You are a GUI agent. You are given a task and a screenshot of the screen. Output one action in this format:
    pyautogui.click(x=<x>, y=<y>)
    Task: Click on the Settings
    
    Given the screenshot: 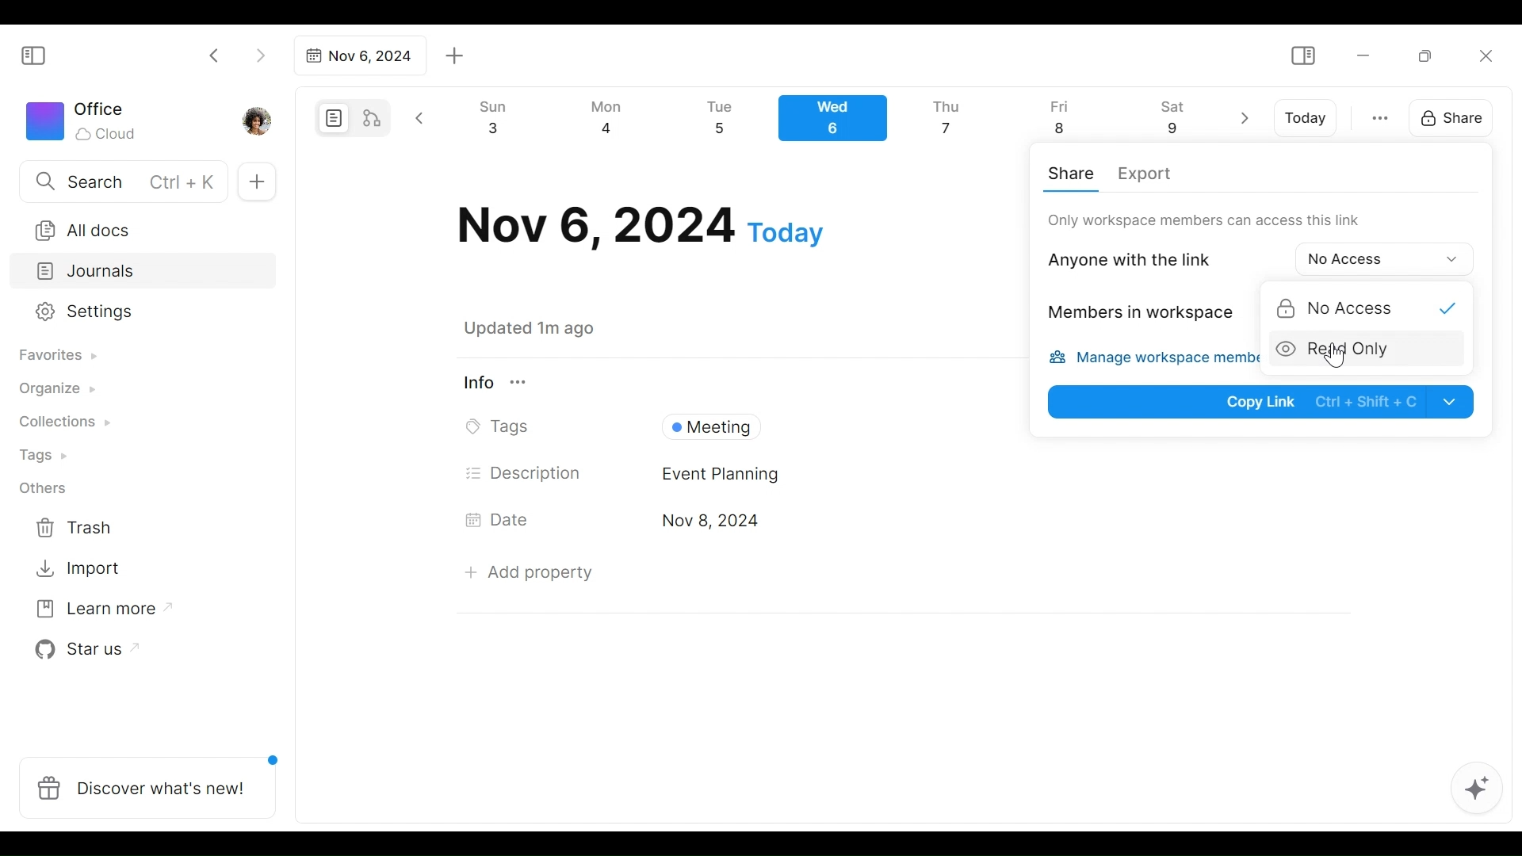 What is the action you would take?
    pyautogui.click(x=131, y=312)
    